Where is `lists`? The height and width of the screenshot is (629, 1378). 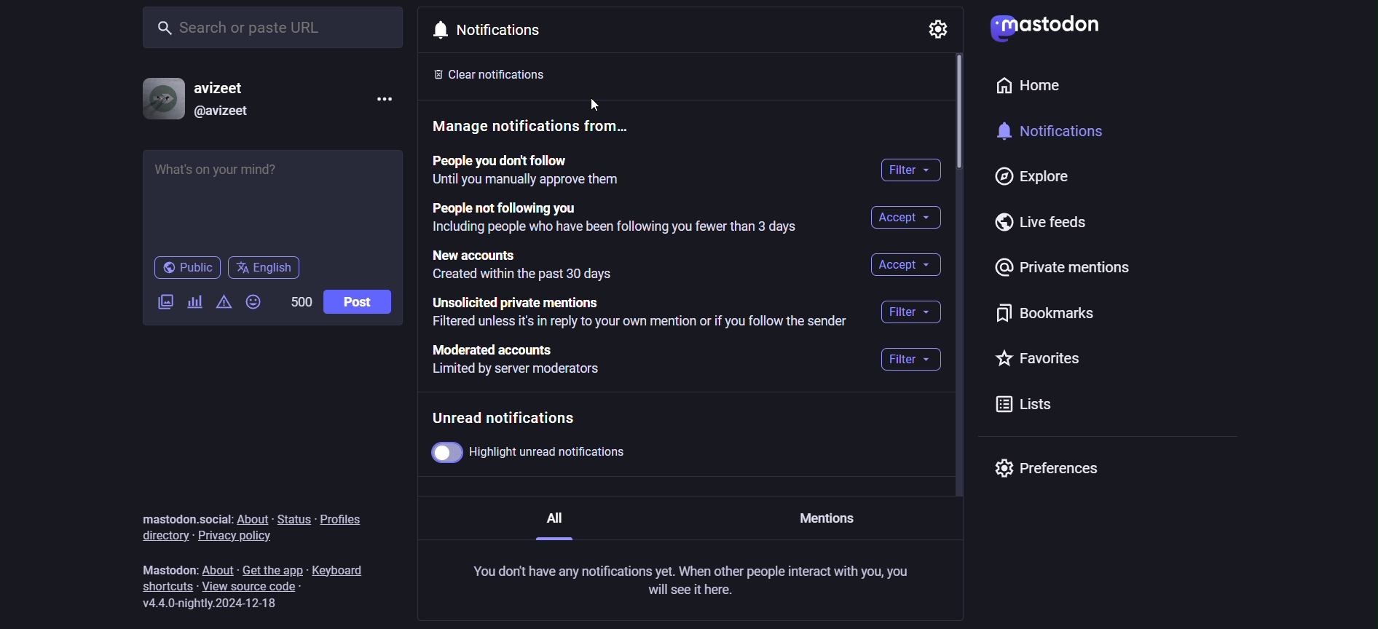
lists is located at coordinates (1020, 408).